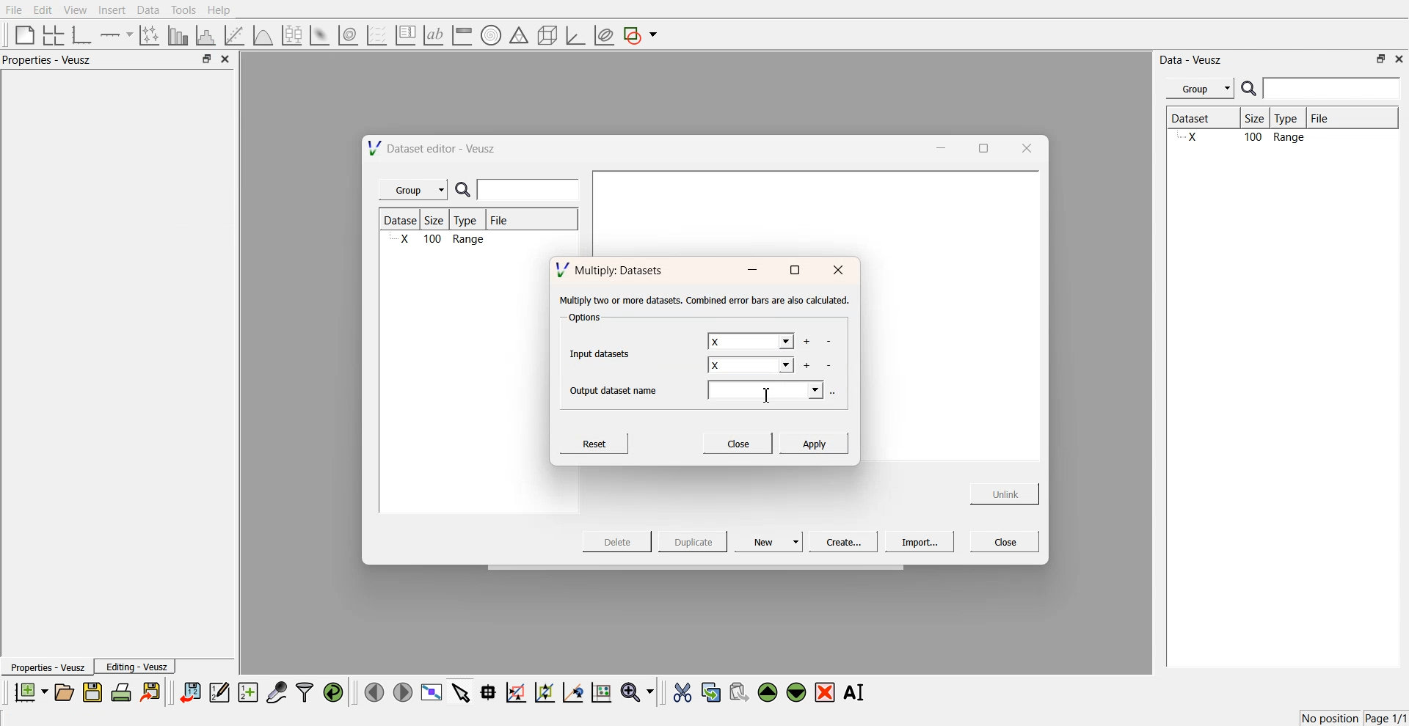  Describe the element at coordinates (51, 34) in the screenshot. I see `arrange graphs` at that location.